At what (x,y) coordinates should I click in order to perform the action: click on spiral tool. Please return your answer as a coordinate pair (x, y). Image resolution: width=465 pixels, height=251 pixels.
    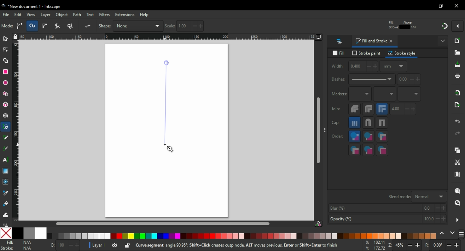
    Looking at the image, I should click on (6, 116).